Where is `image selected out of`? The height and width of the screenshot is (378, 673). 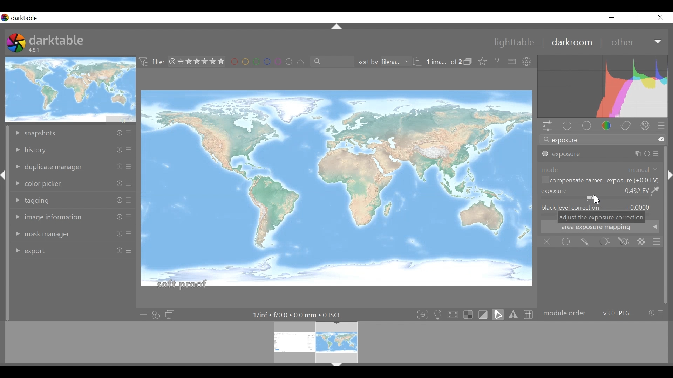 image selected out of is located at coordinates (443, 62).